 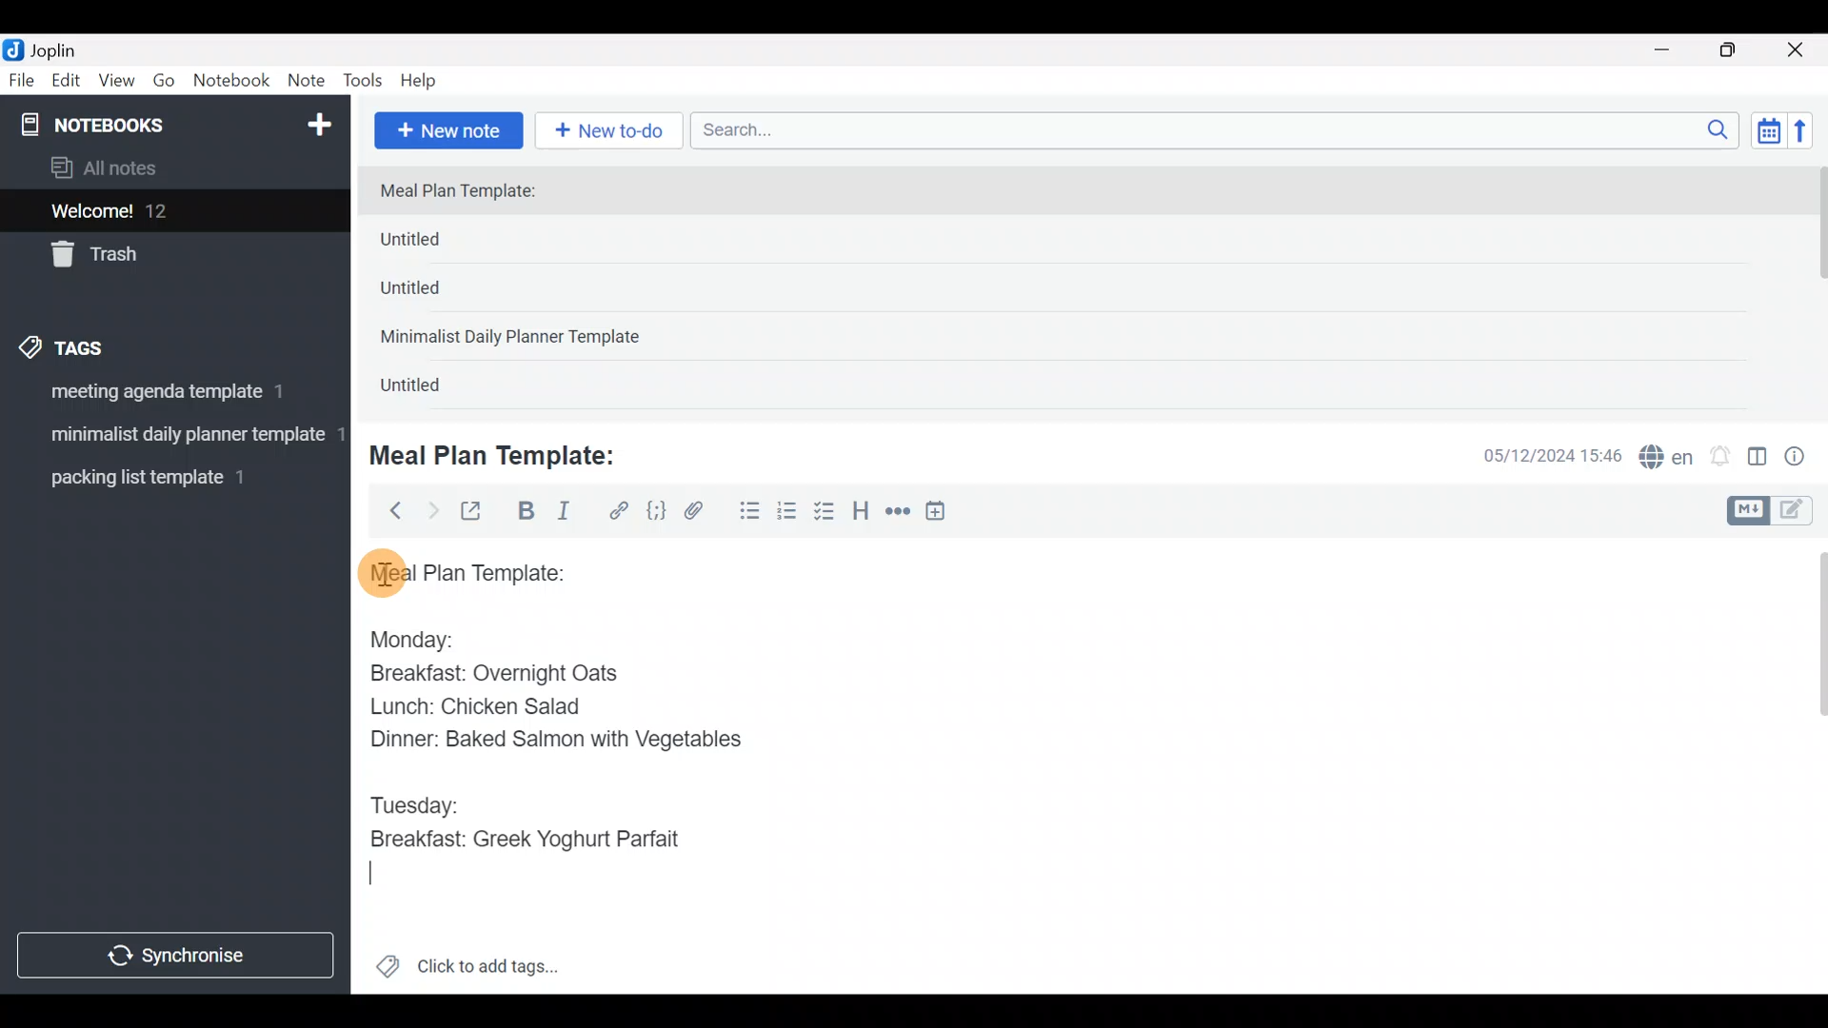 I want to click on Attach file, so click(x=700, y=513).